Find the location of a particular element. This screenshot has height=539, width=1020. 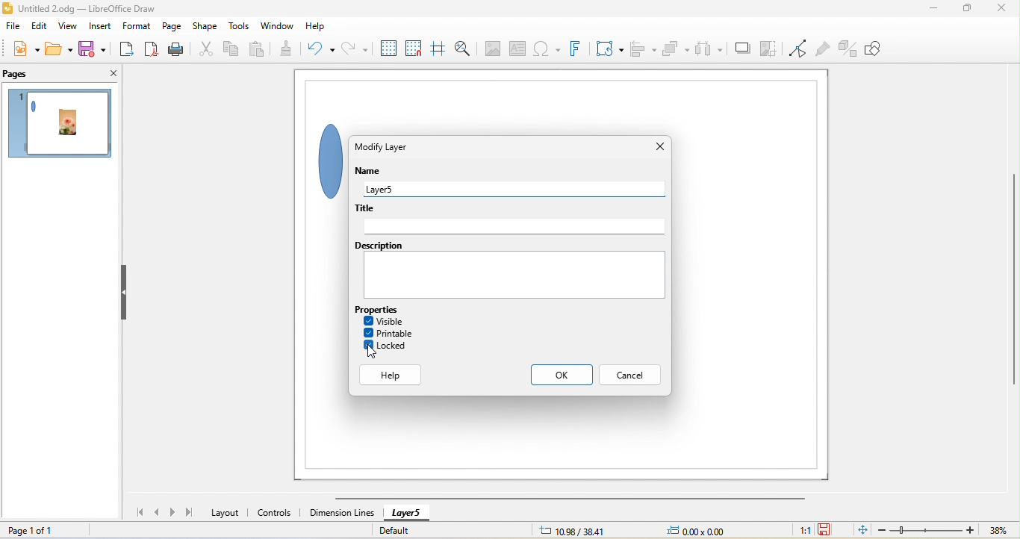

controls is located at coordinates (276, 514).